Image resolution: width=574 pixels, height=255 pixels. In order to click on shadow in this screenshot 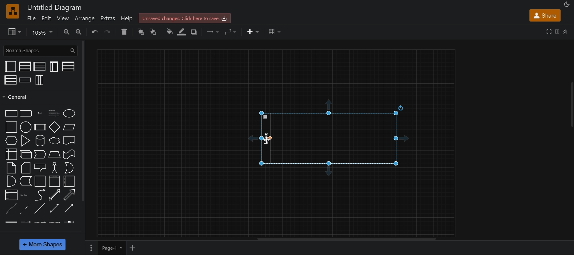, I will do `click(196, 33)`.